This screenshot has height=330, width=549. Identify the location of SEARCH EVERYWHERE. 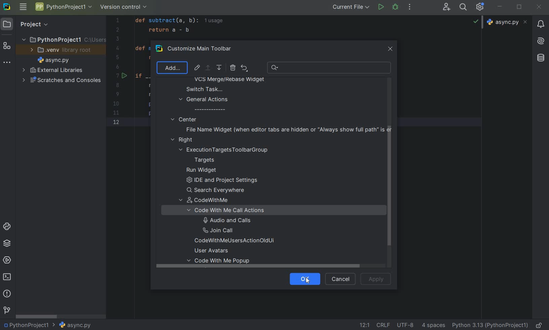
(465, 7).